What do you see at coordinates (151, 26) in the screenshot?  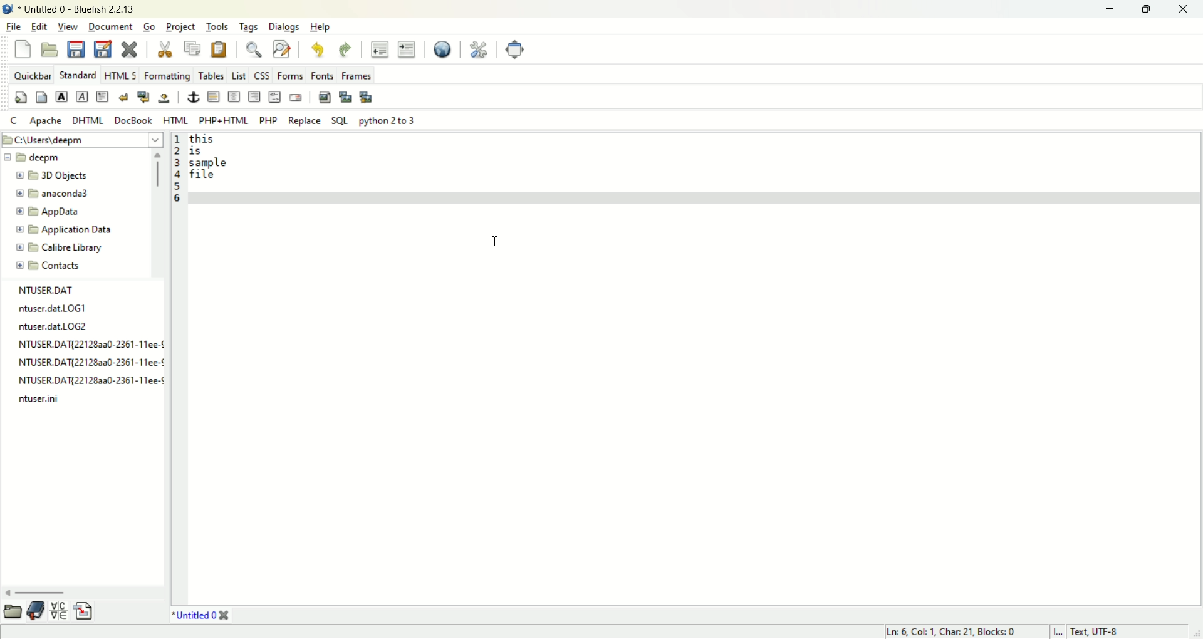 I see `go` at bounding box center [151, 26].